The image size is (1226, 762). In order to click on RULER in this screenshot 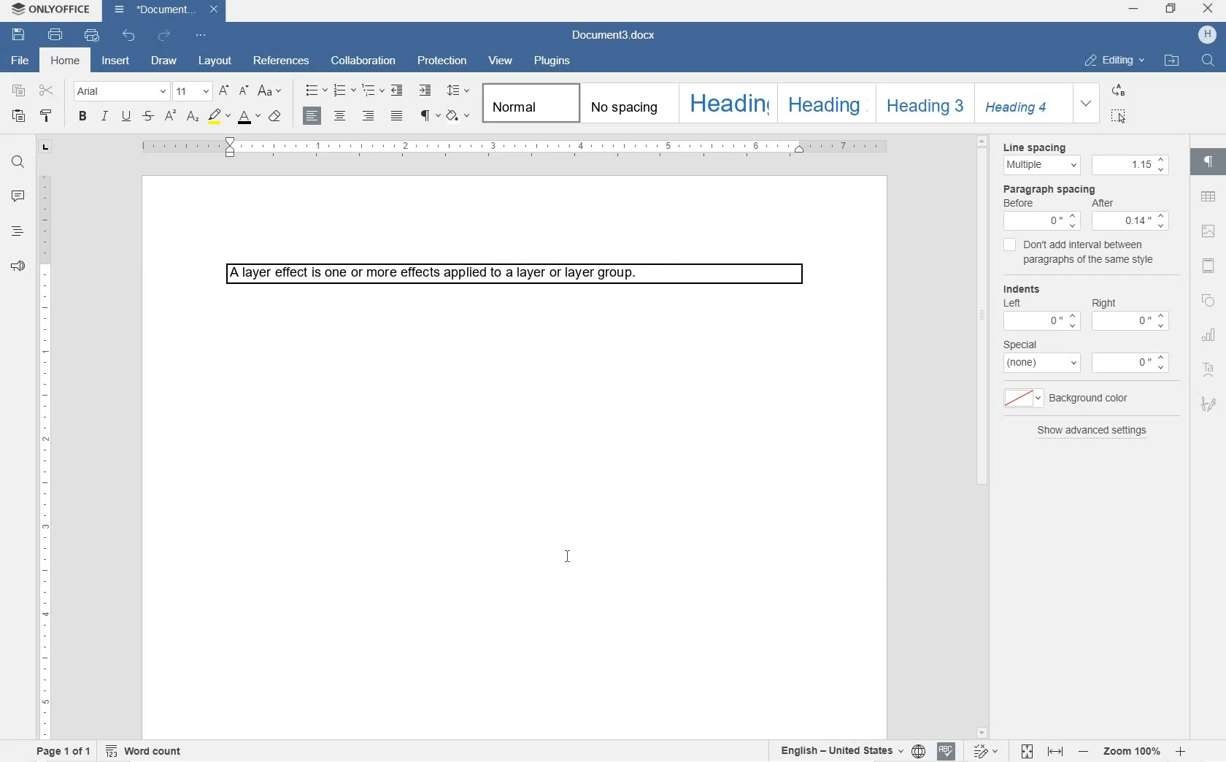, I will do `click(514, 147)`.